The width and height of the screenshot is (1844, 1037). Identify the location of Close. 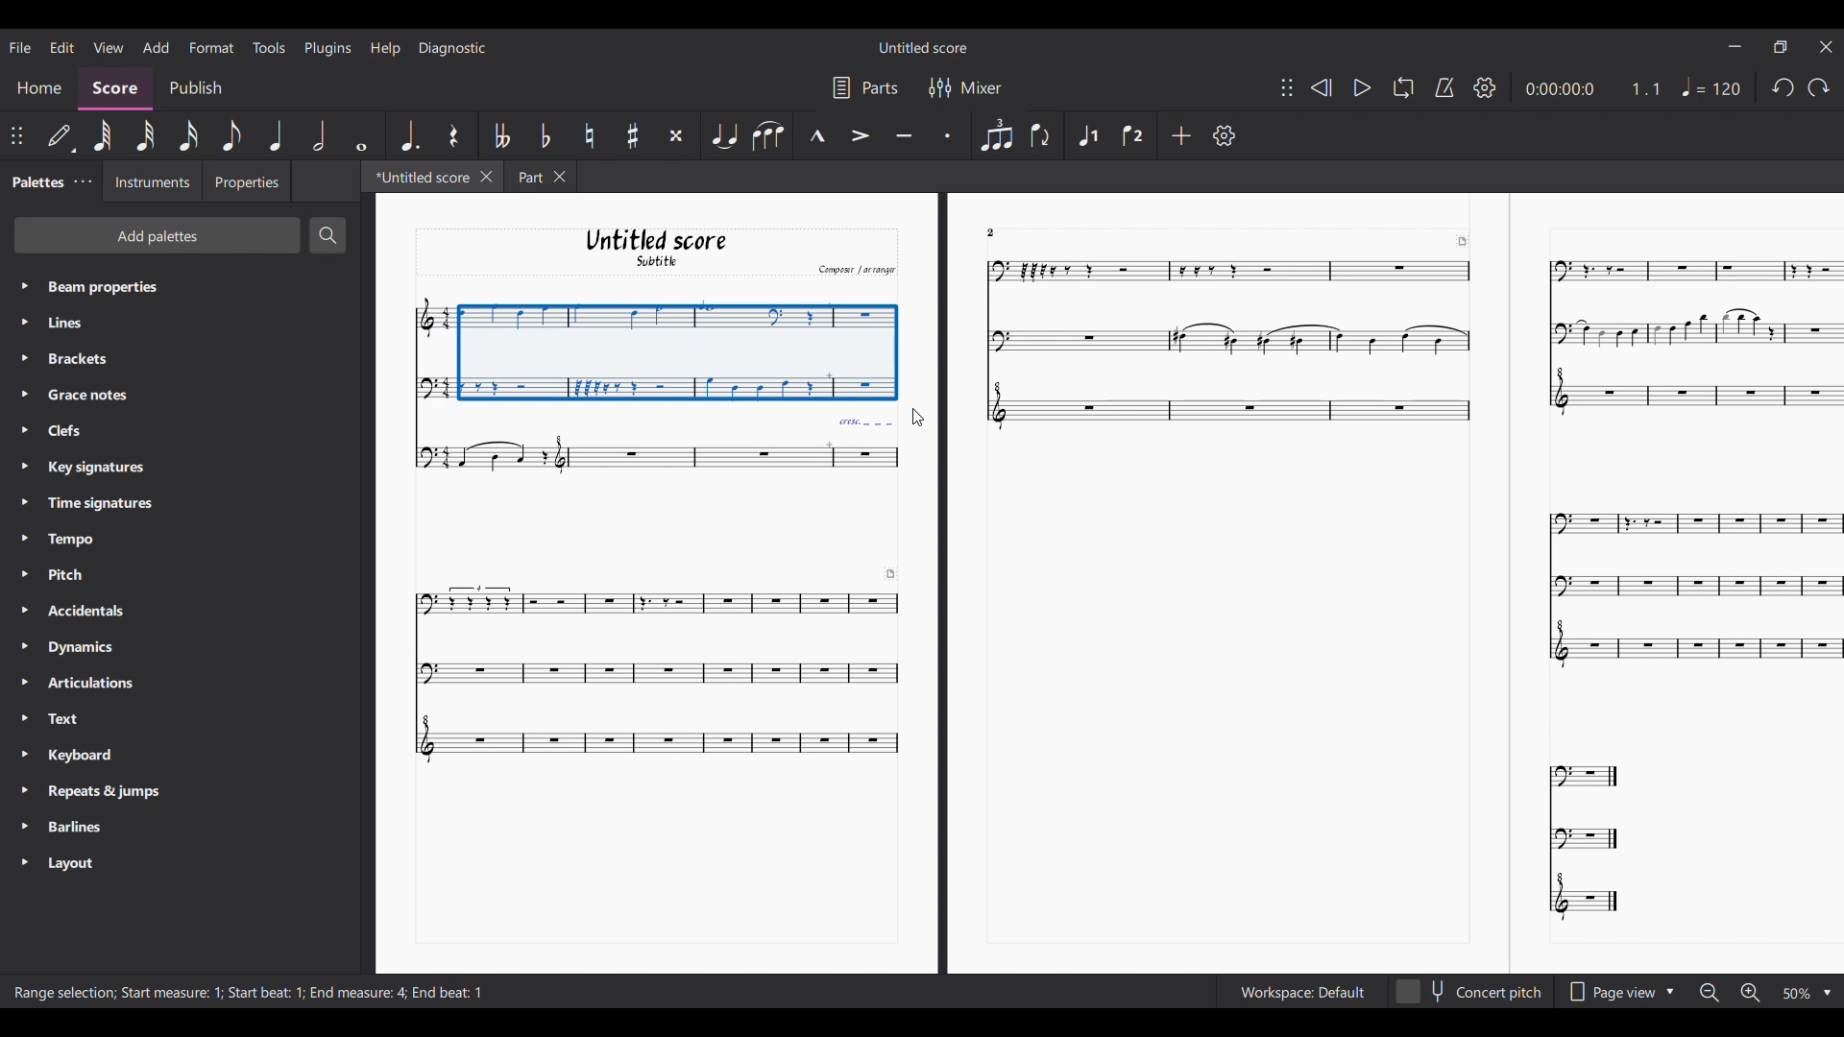
(487, 177).